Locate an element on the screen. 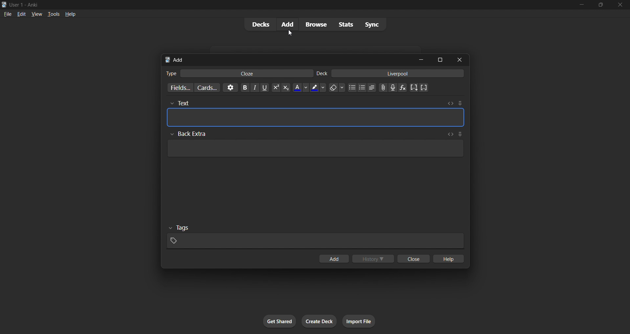 This screenshot has height=334, width=630. subscript is located at coordinates (285, 90).